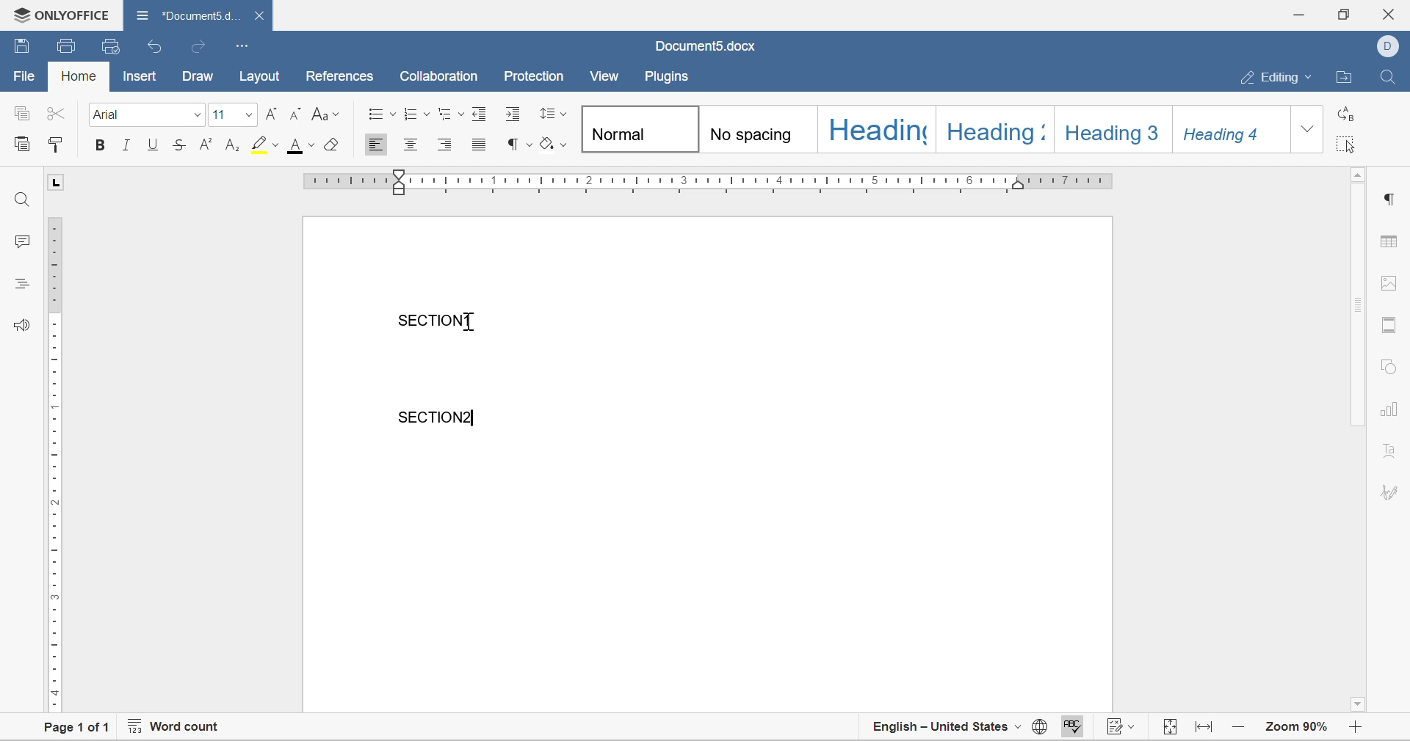 The height and width of the screenshot is (741, 1410). What do you see at coordinates (482, 112) in the screenshot?
I see `Decrease indent` at bounding box center [482, 112].